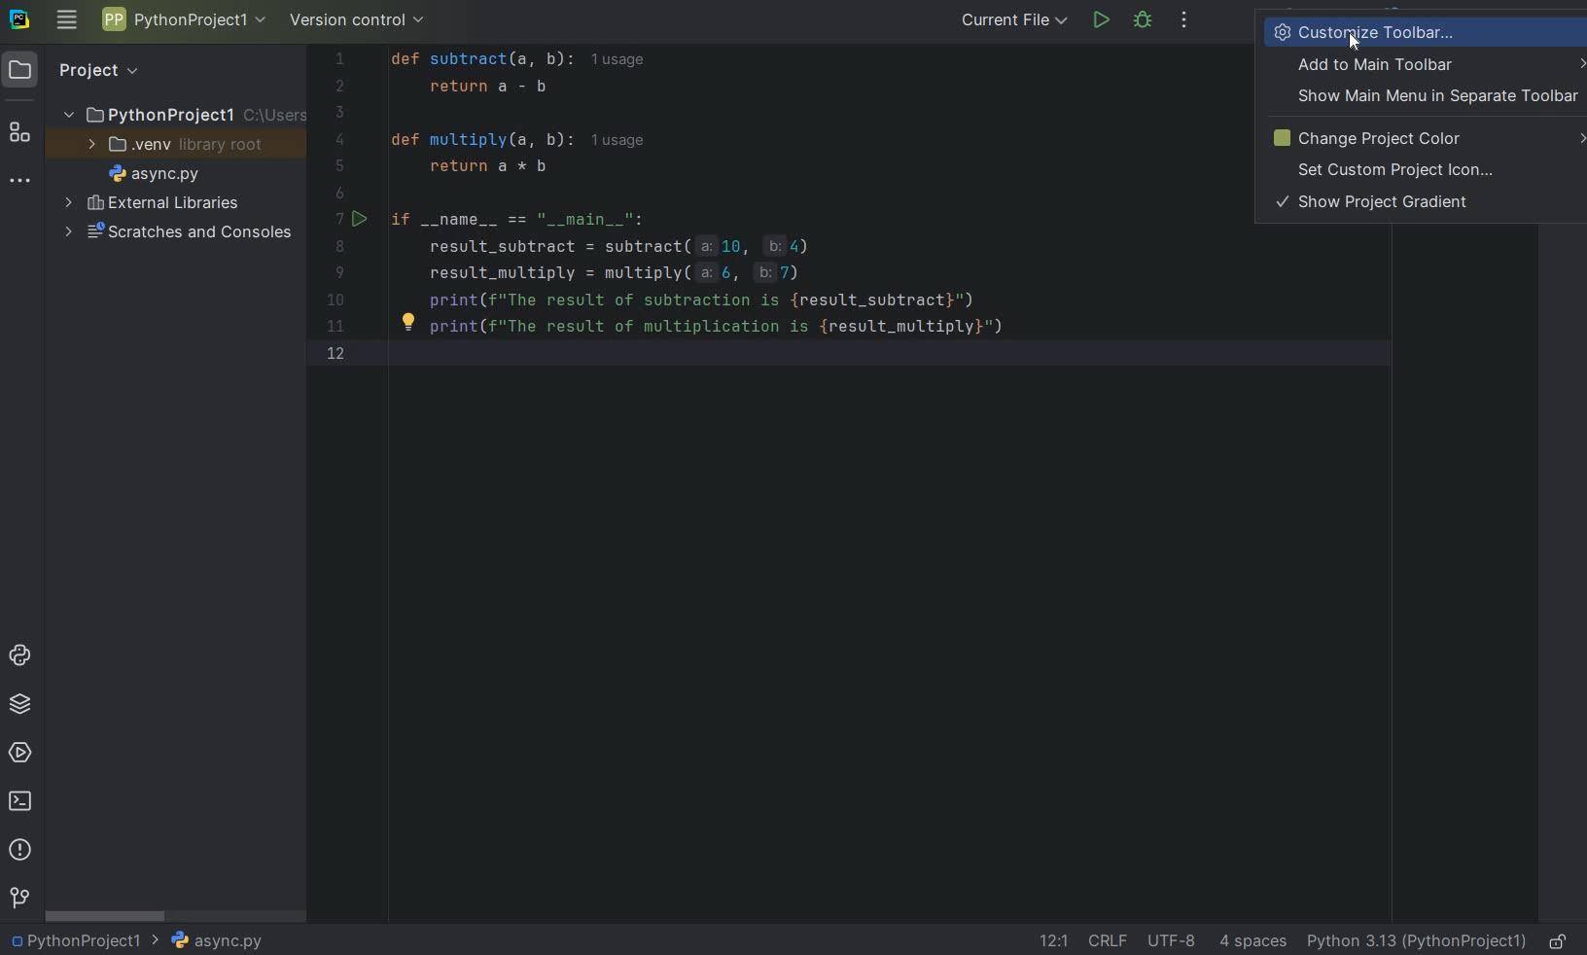 The height and width of the screenshot is (955, 1587). I want to click on SCRATCHES AND CONSOLES, so click(179, 232).